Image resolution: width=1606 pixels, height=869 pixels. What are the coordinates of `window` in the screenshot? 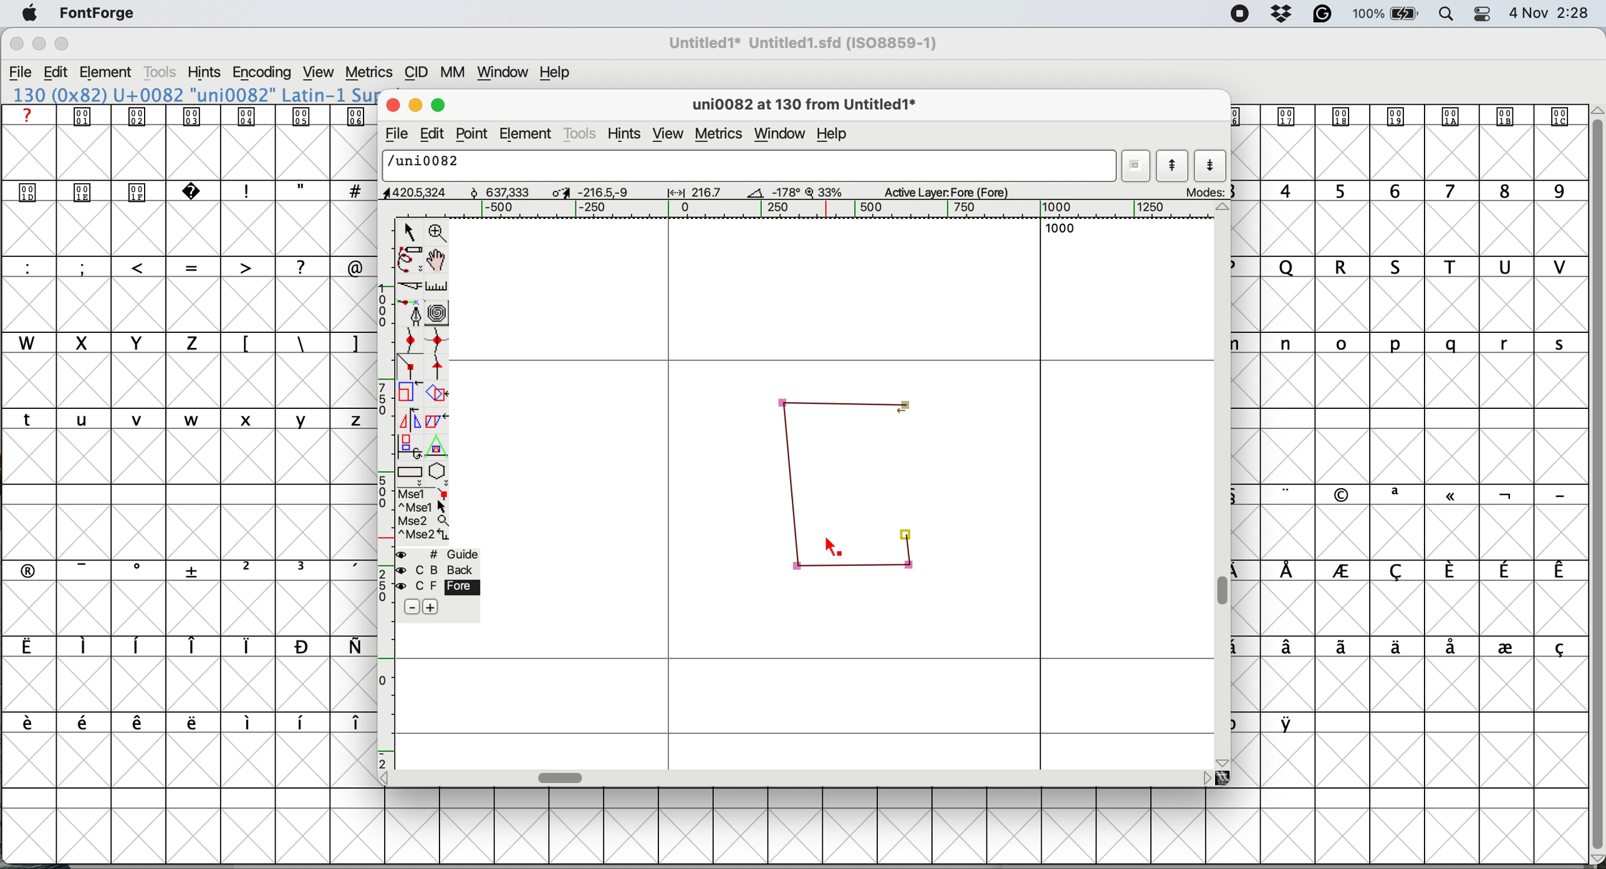 It's located at (505, 72).